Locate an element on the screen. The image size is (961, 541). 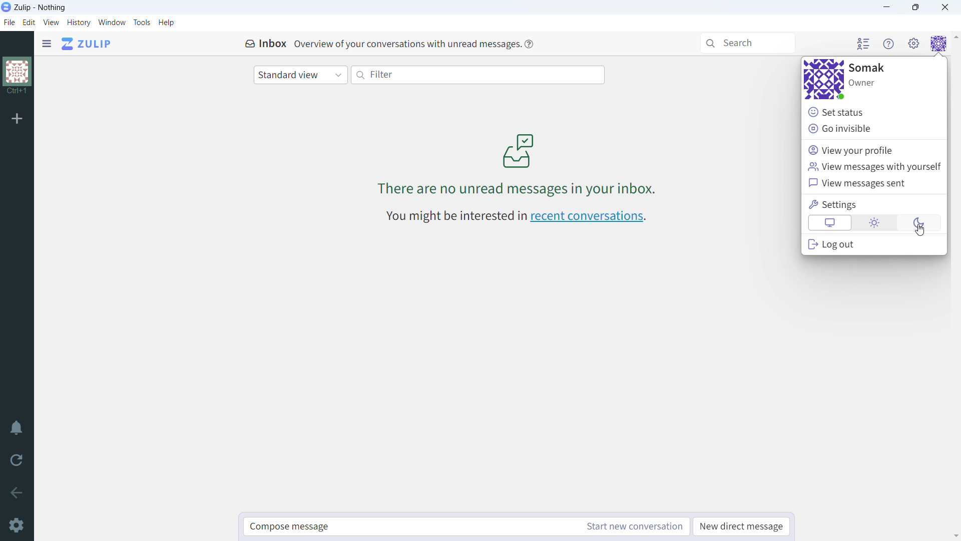
reload is located at coordinates (15, 462).